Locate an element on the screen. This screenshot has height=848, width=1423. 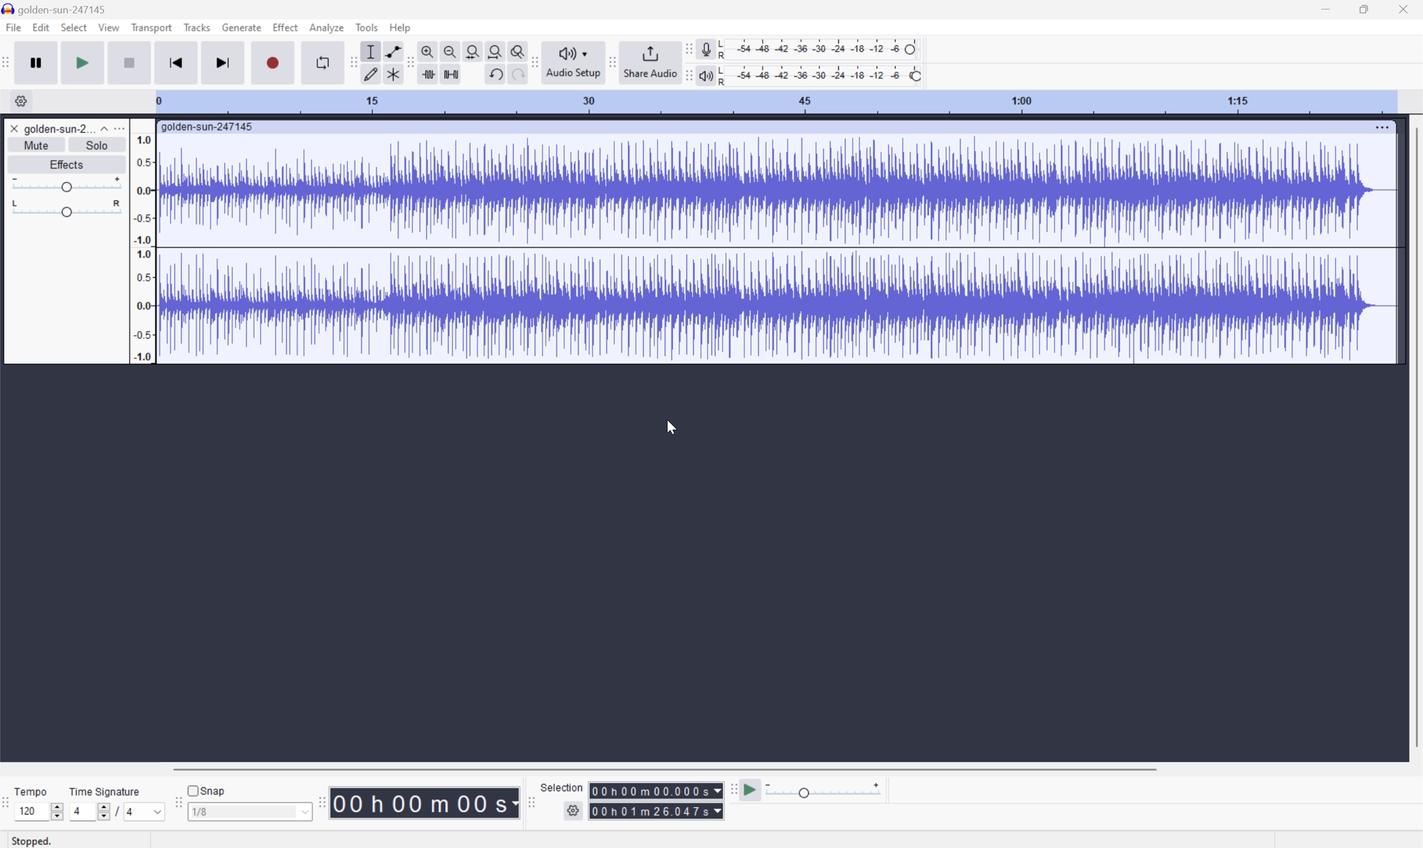
Selection is located at coordinates (561, 786).